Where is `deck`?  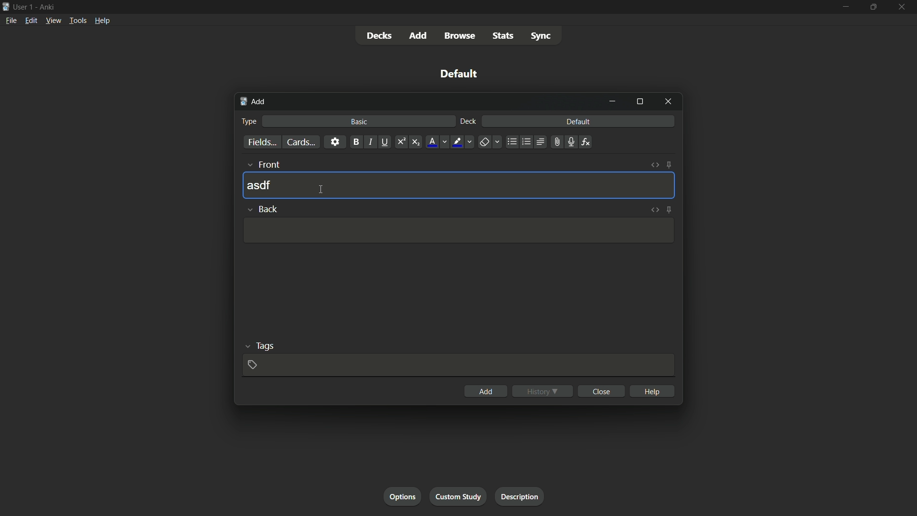
deck is located at coordinates (469, 122).